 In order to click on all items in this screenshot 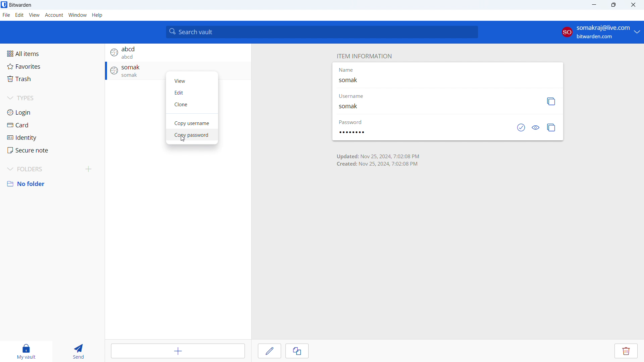, I will do `click(52, 54)`.